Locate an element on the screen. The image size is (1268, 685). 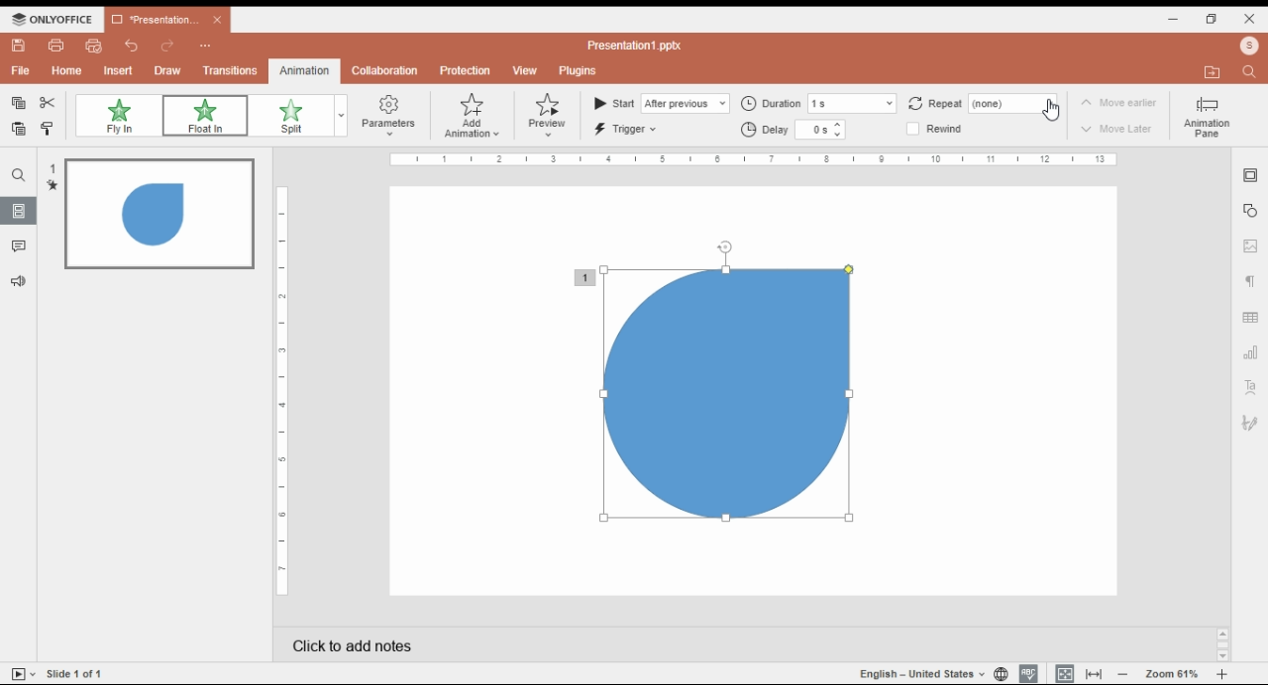
text art settings is located at coordinates (1250, 388).